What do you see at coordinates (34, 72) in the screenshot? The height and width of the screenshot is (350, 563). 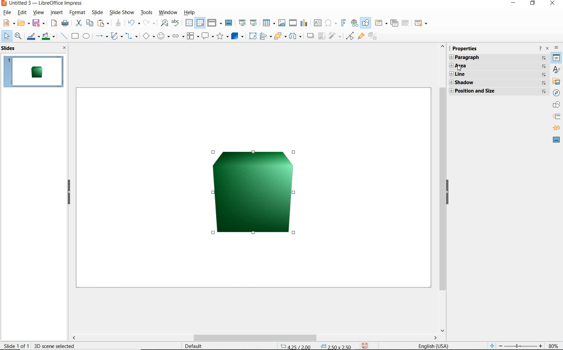 I see `SLIDE1` at bounding box center [34, 72].